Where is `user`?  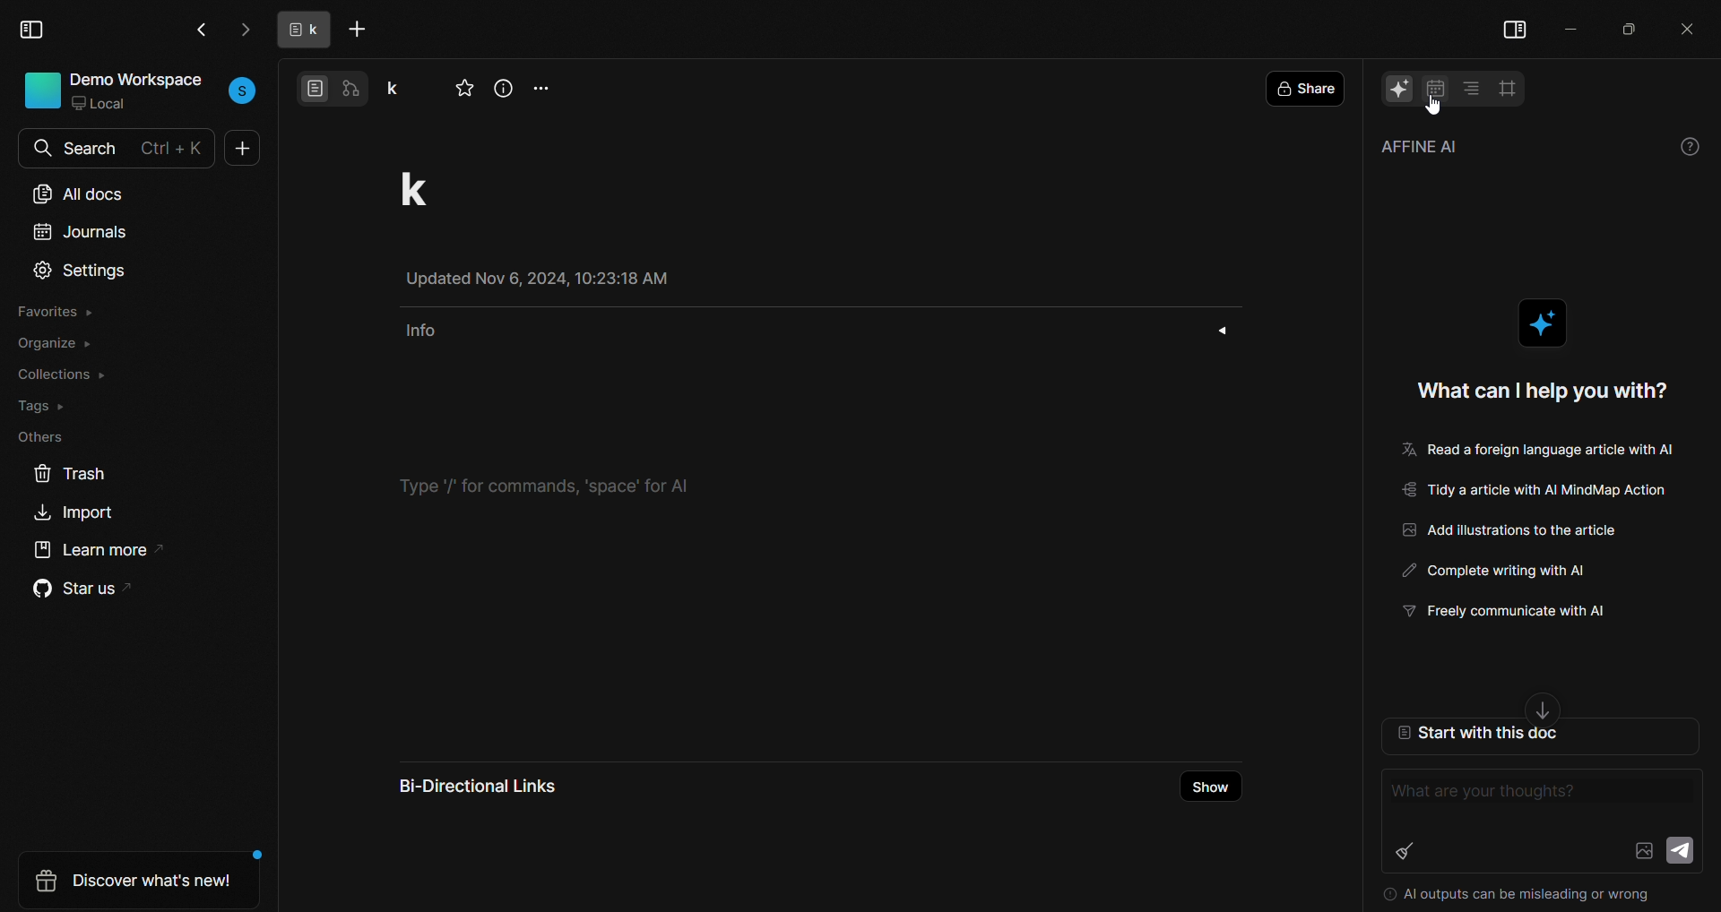
user is located at coordinates (244, 90).